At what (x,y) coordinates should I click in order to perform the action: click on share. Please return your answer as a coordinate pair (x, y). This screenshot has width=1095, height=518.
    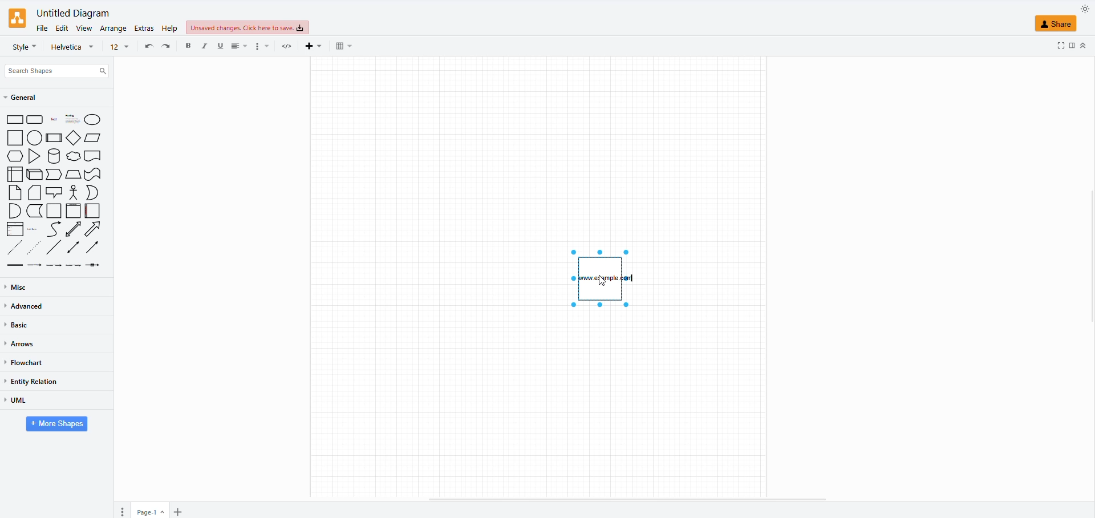
    Looking at the image, I should click on (1055, 25).